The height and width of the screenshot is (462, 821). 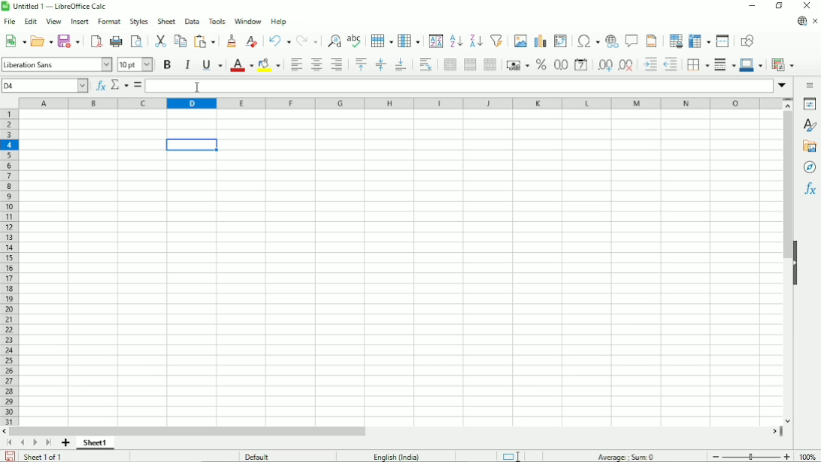 What do you see at coordinates (541, 41) in the screenshot?
I see `Insert chart` at bounding box center [541, 41].